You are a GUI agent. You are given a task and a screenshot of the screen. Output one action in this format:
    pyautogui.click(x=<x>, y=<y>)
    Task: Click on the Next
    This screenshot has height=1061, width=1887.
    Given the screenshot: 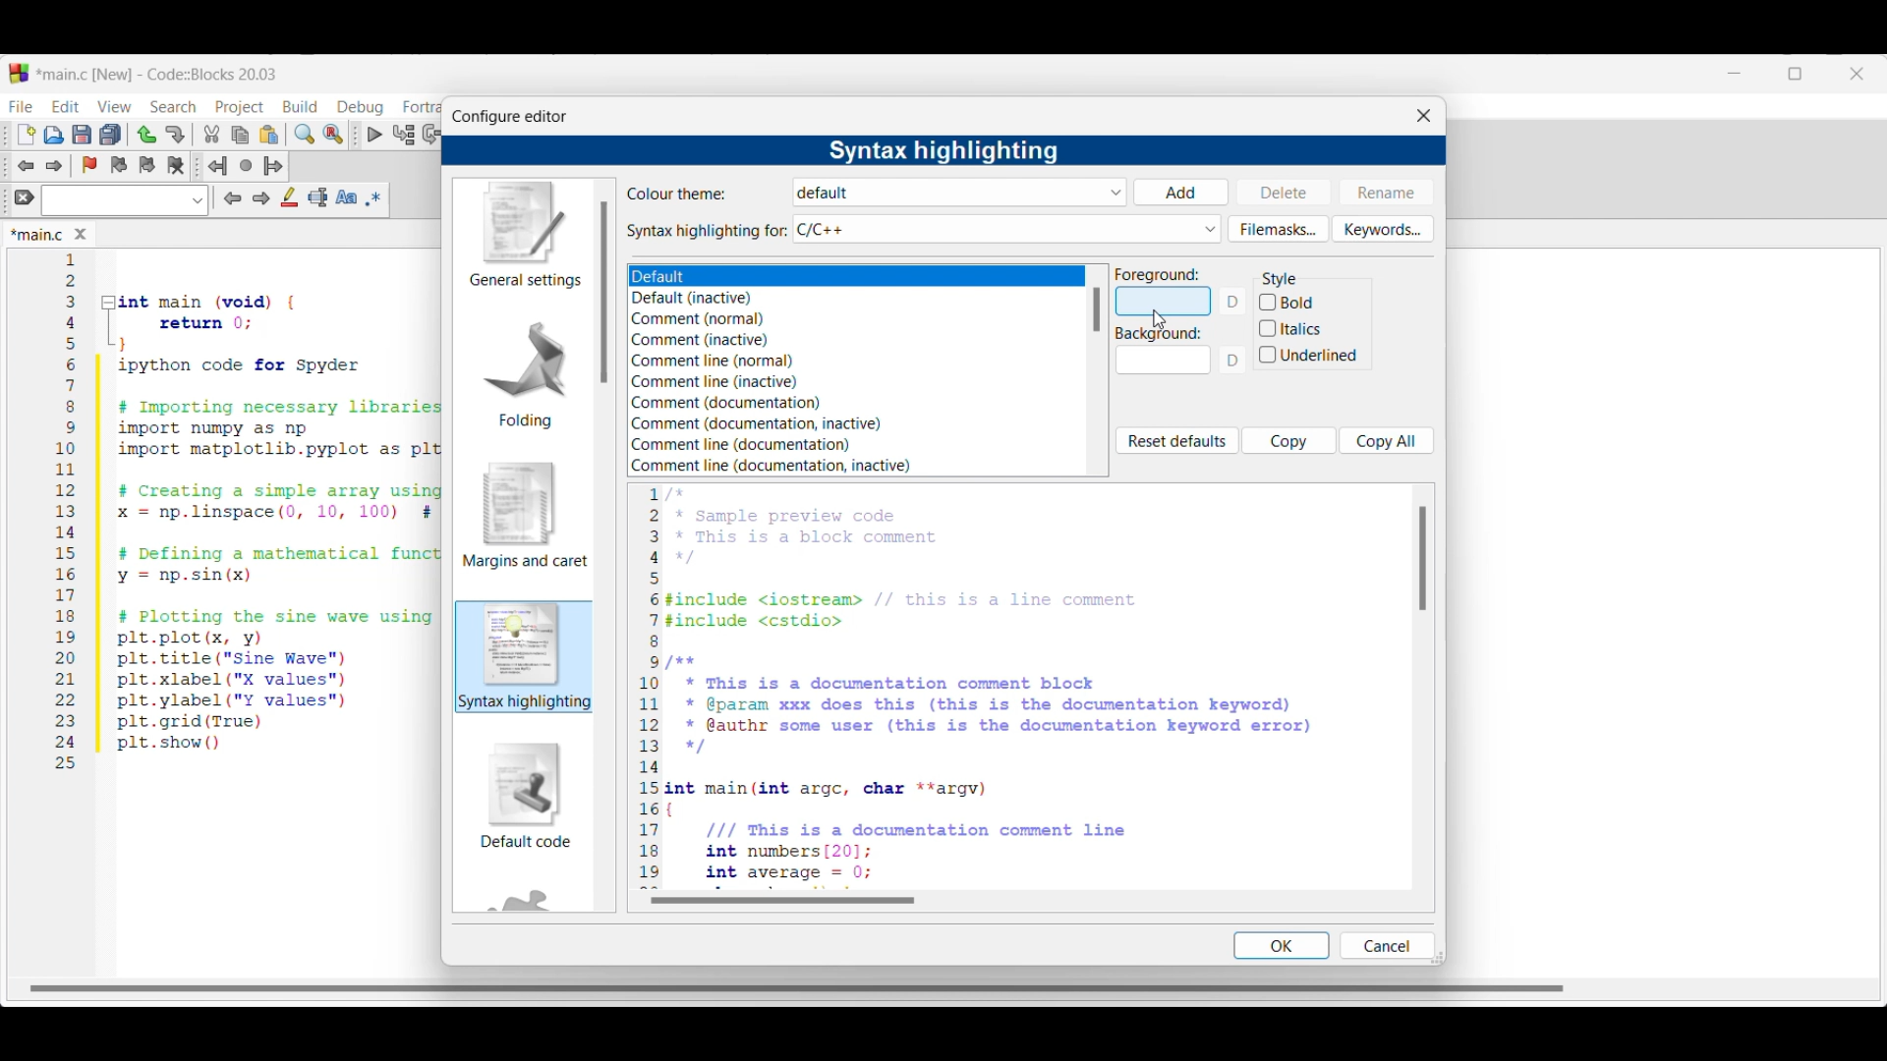 What is the action you would take?
    pyautogui.click(x=260, y=197)
    